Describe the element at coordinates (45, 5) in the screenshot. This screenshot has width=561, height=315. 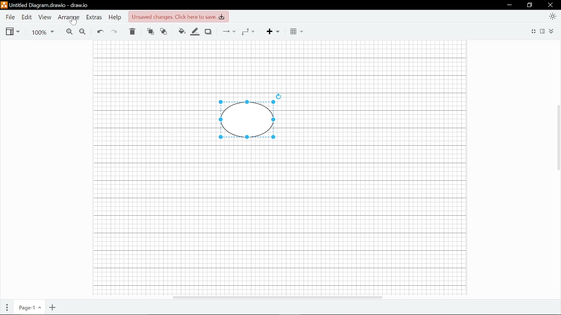
I see `Current window` at that location.